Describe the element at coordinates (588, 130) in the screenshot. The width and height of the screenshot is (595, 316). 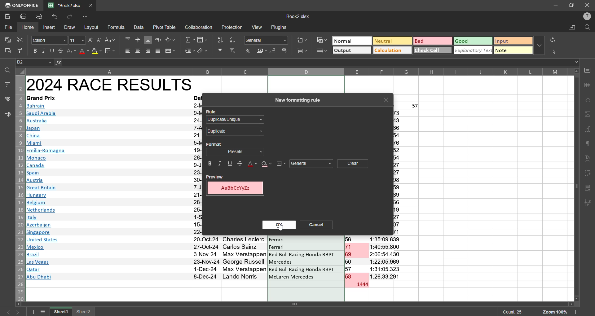
I see `charts` at that location.